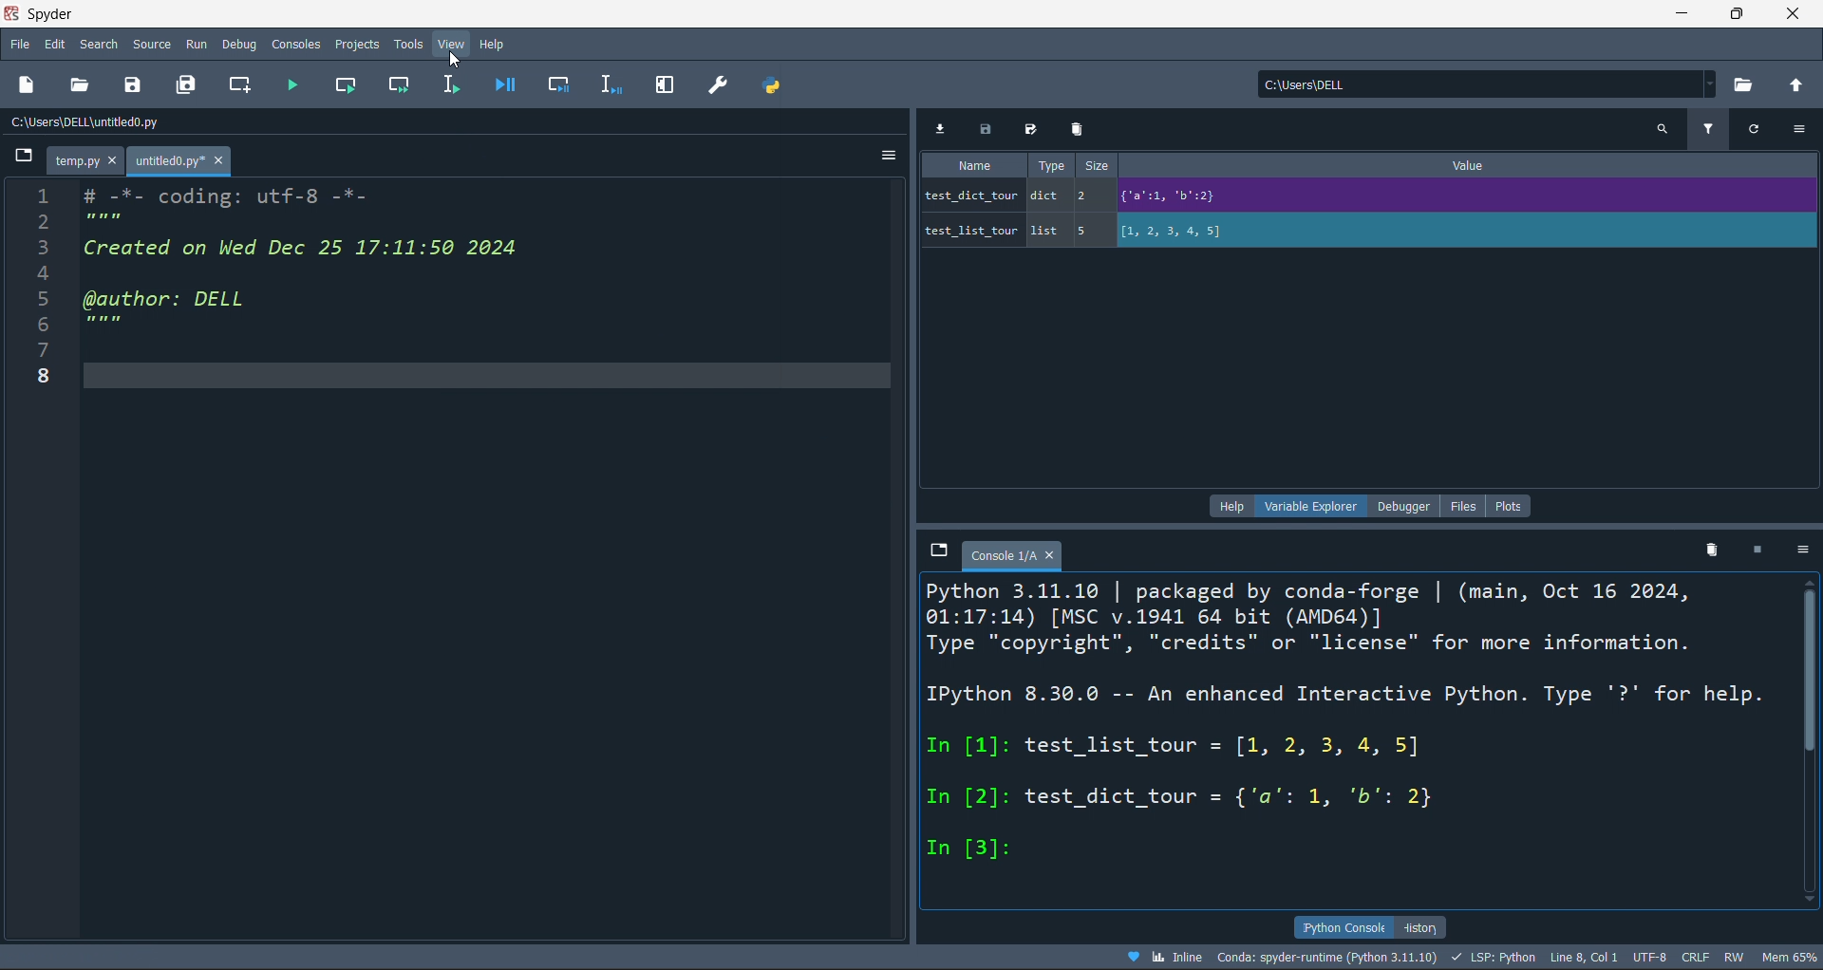 The width and height of the screenshot is (1823, 970). What do you see at coordinates (27, 86) in the screenshot?
I see `new file` at bounding box center [27, 86].